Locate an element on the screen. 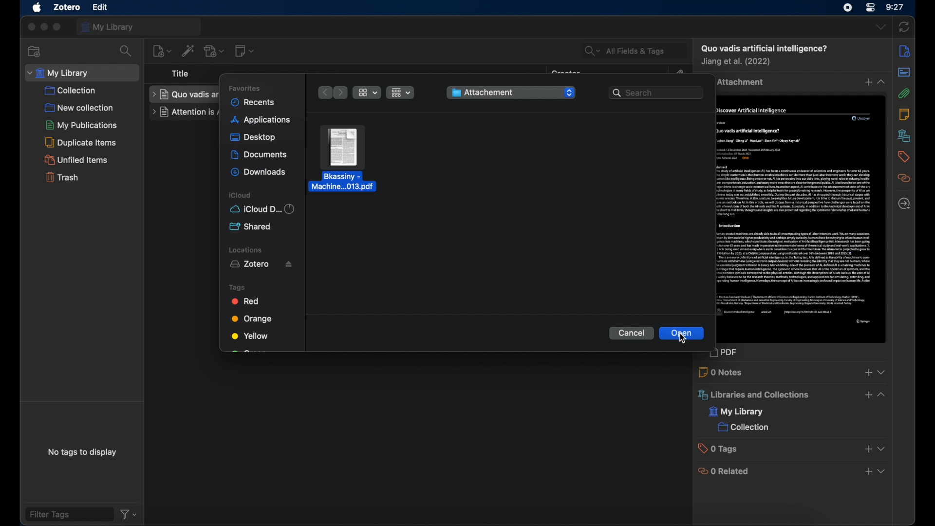  favorites is located at coordinates (248, 87).